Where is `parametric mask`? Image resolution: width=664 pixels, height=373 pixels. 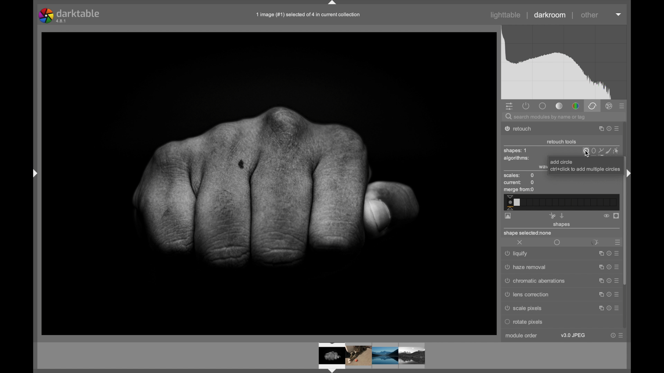 parametric mask is located at coordinates (594, 242).